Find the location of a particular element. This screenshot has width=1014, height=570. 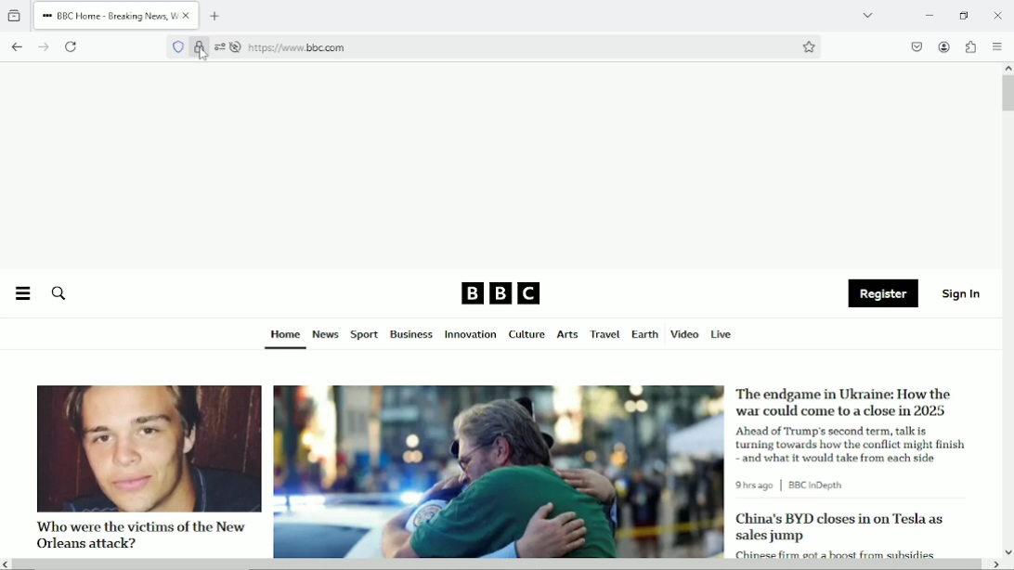

BBC Home - Breaking News, W is located at coordinates (109, 14).